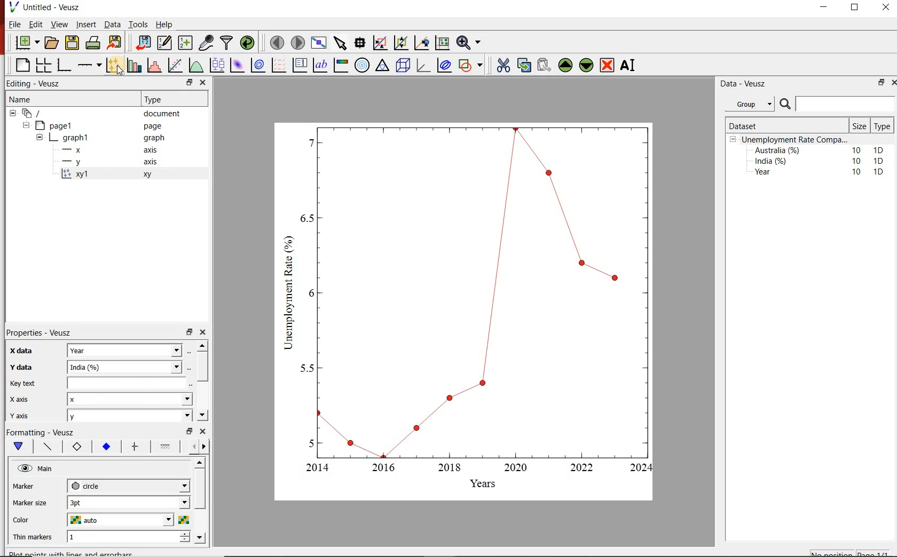 The width and height of the screenshot is (897, 557). What do you see at coordinates (382, 65) in the screenshot?
I see `ternary graph` at bounding box center [382, 65].